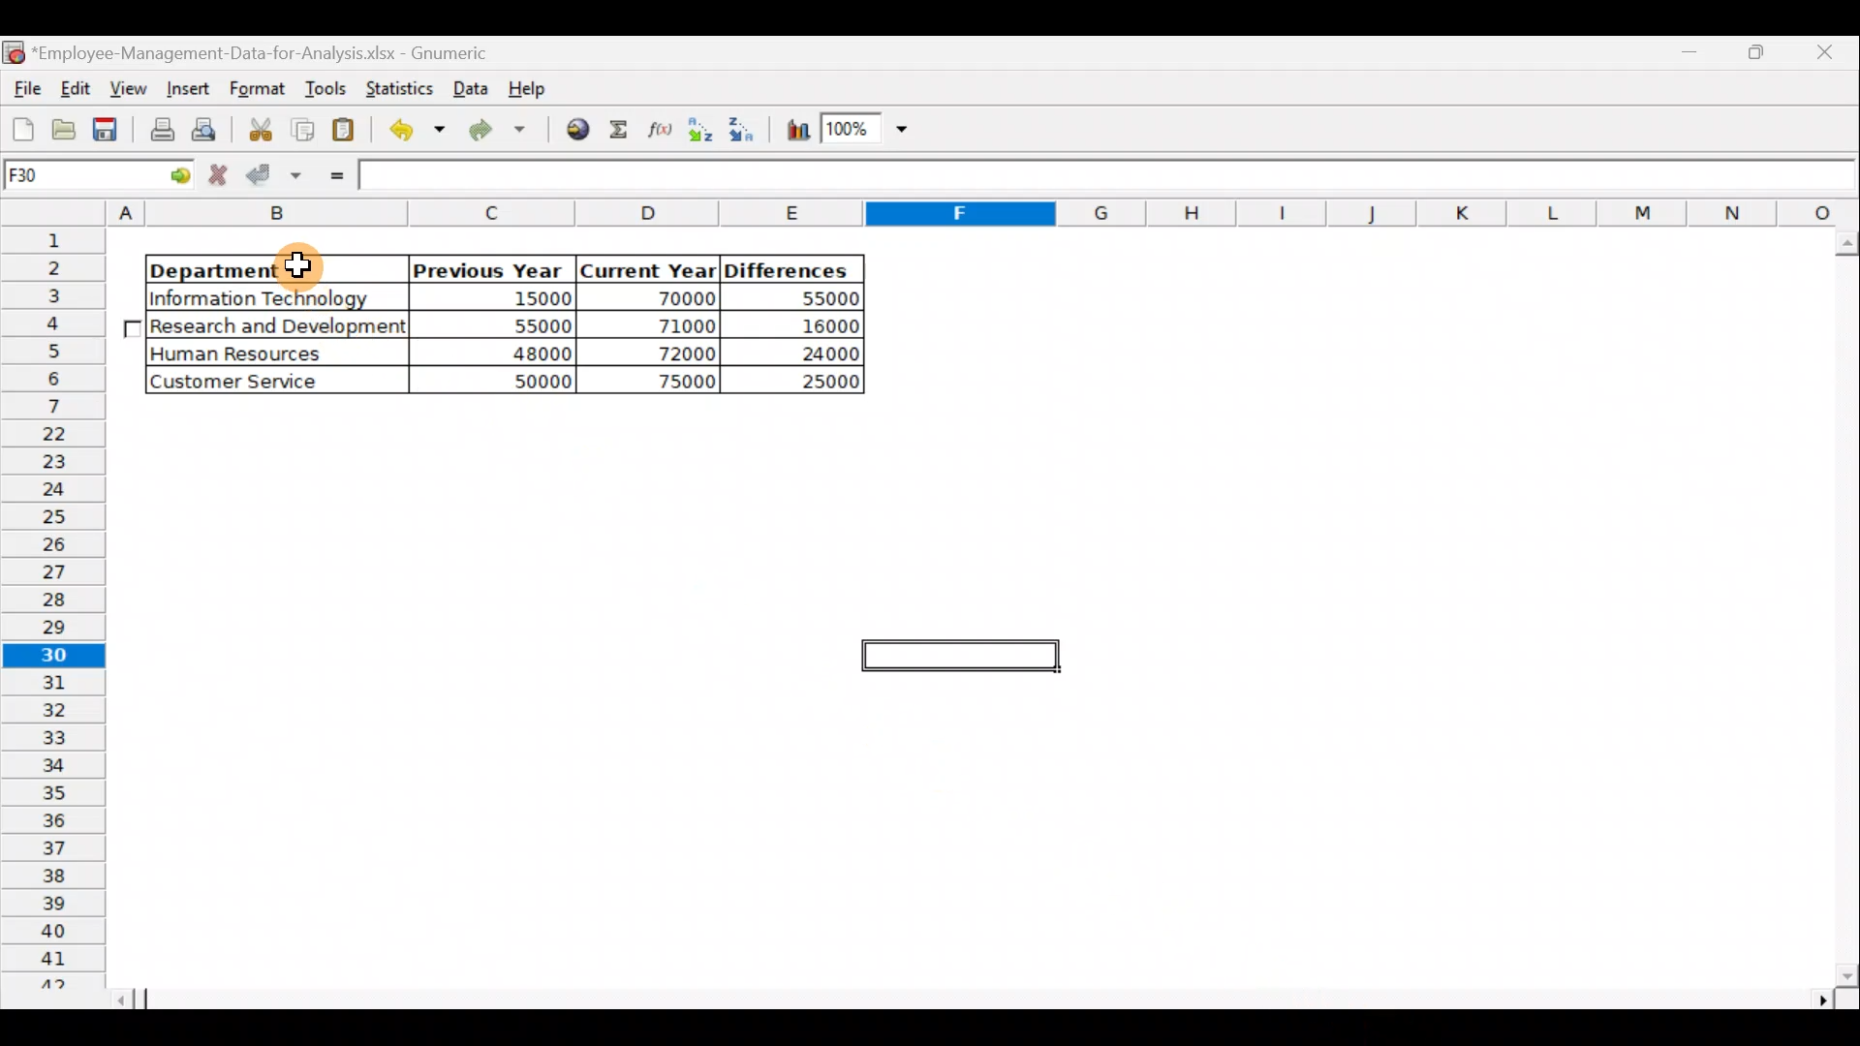  What do you see at coordinates (208, 129) in the screenshot?
I see `Print preview` at bounding box center [208, 129].